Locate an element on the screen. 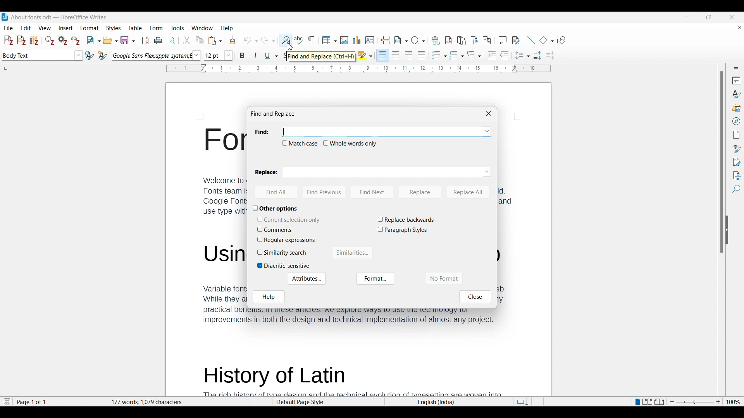  Toggle for match case is located at coordinates (300, 143).